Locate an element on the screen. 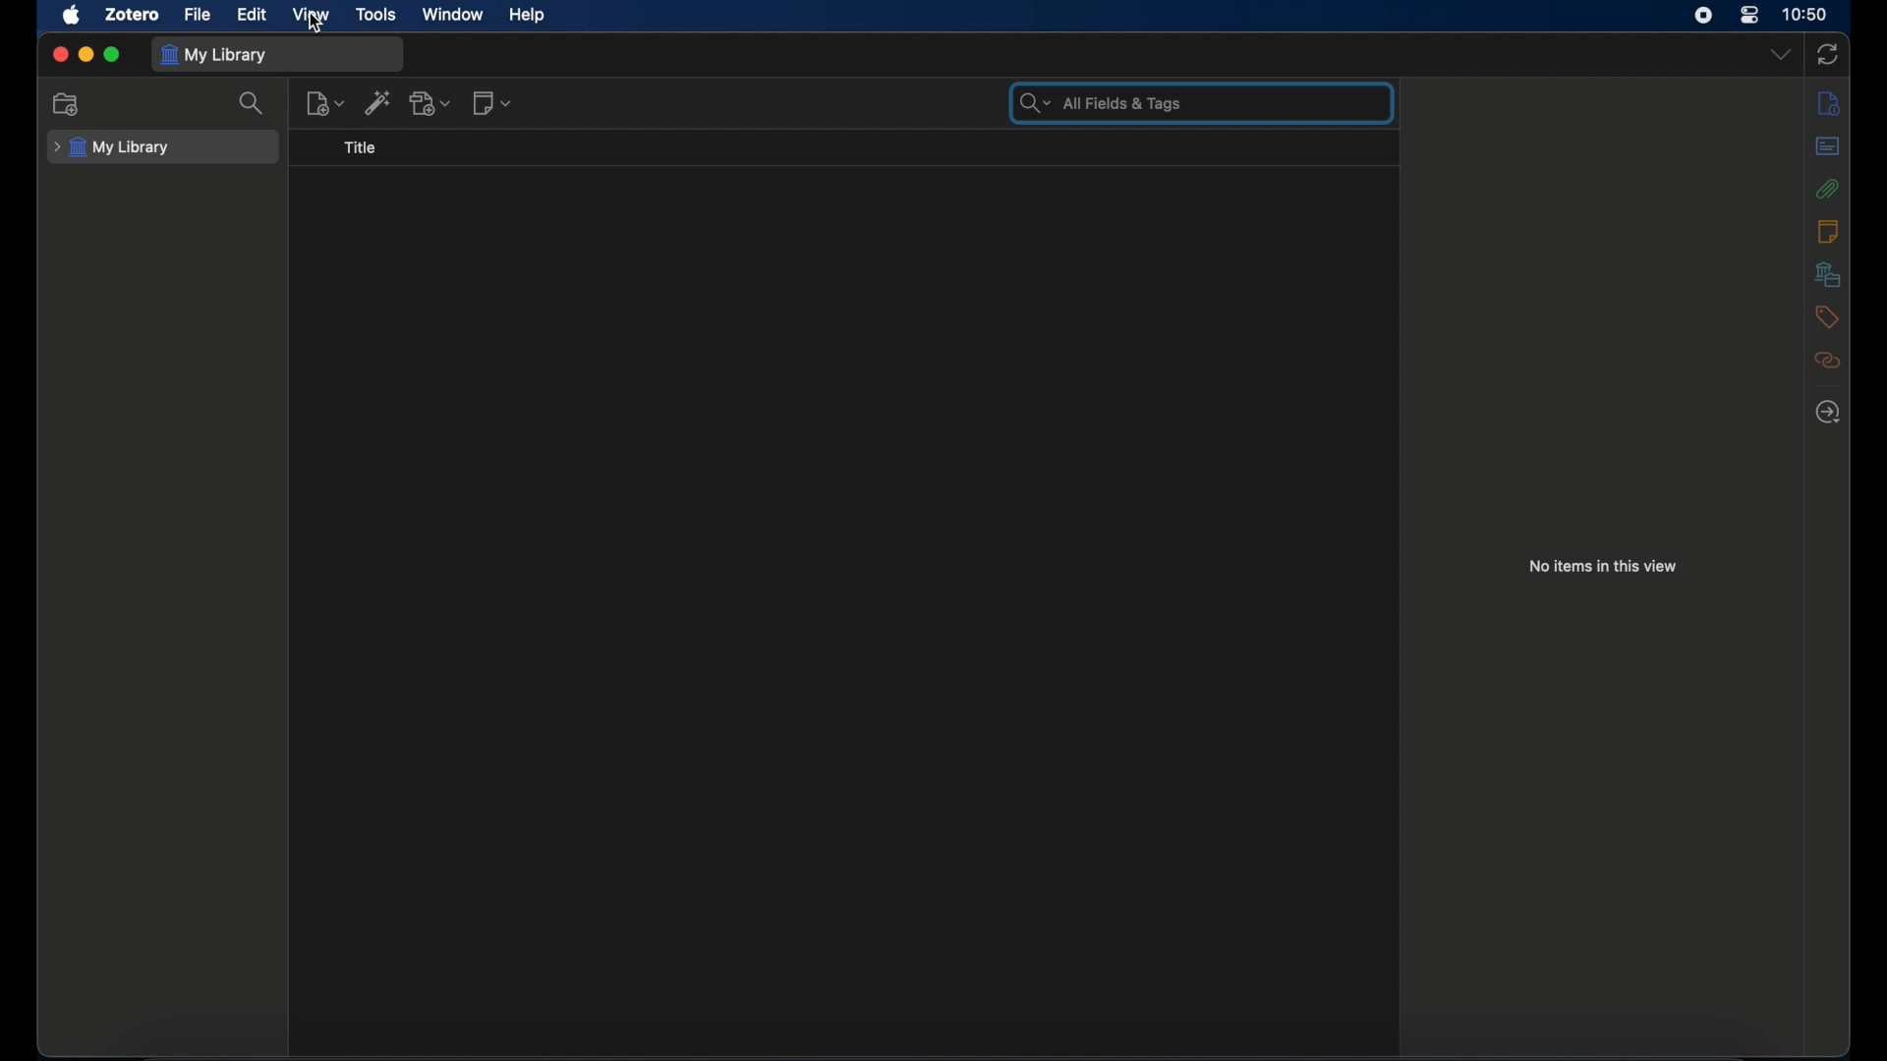 This screenshot has width=1887, height=1061. abstract is located at coordinates (1829, 145).